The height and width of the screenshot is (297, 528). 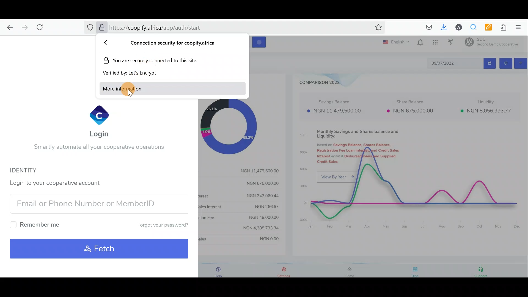 I want to click on Fetch, so click(x=100, y=249).